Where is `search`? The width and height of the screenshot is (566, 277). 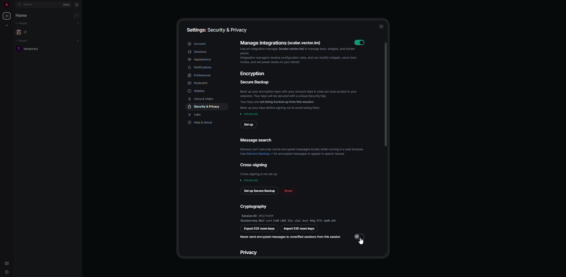 search is located at coordinates (29, 5).